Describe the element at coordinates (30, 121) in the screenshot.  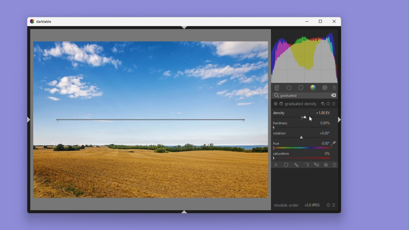
I see `shift+ctrl+l` at that location.